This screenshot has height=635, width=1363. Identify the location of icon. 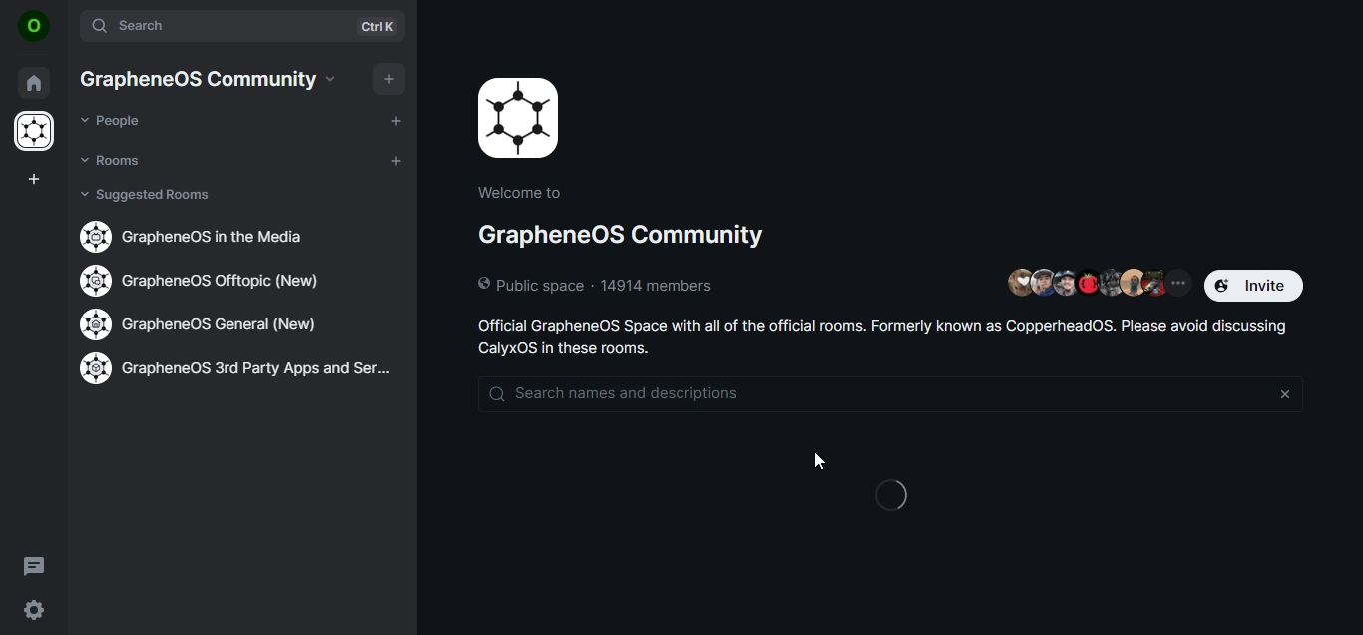
(524, 118).